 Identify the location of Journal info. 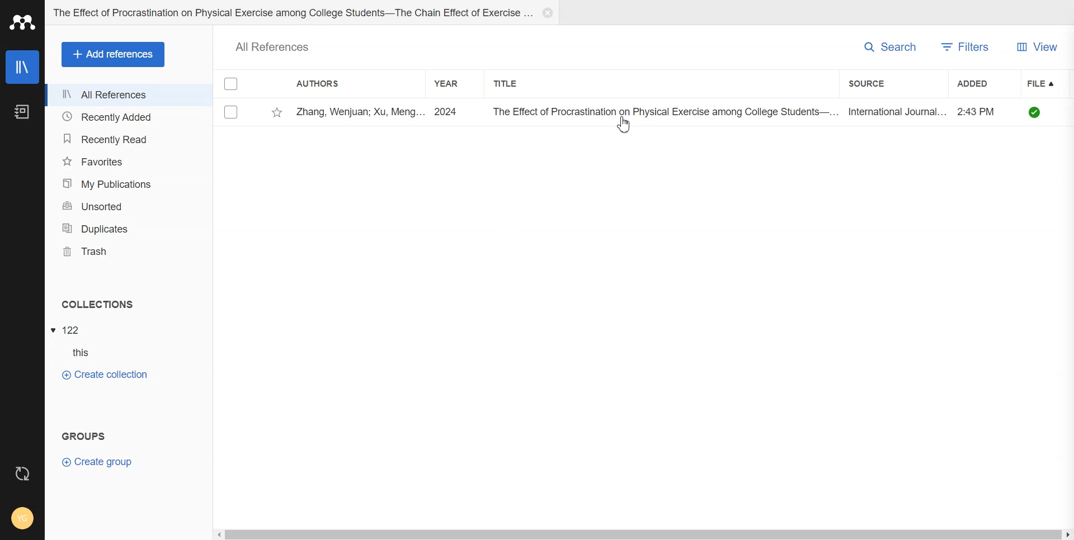
(681, 112).